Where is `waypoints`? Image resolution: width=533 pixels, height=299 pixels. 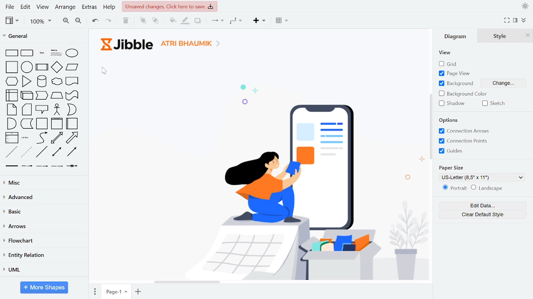
waypoints is located at coordinates (235, 21).